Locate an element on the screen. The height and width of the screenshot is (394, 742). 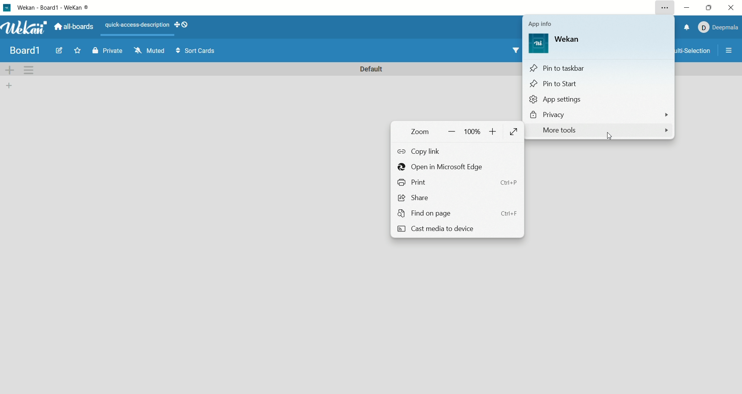
private is located at coordinates (107, 51).